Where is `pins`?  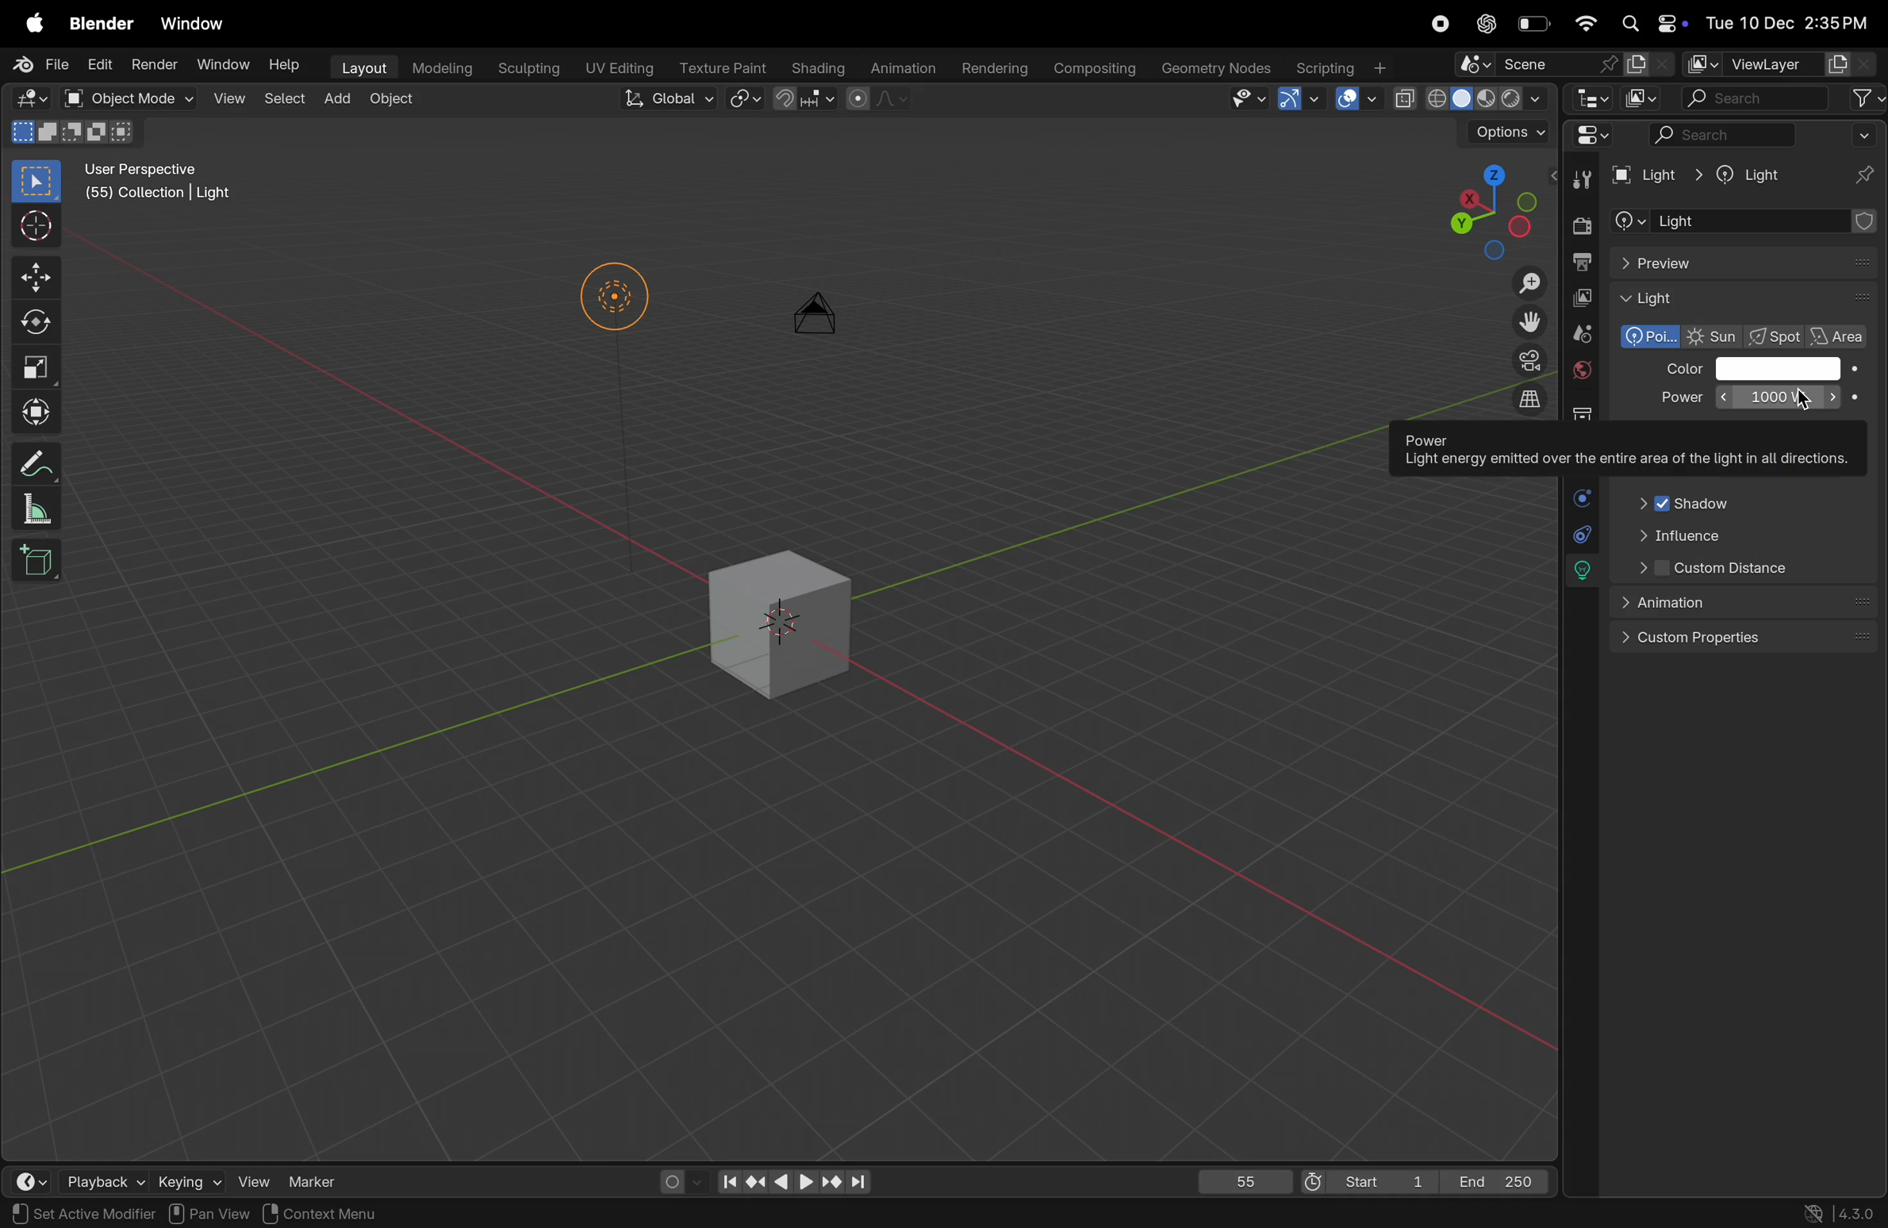 pins is located at coordinates (1866, 174).